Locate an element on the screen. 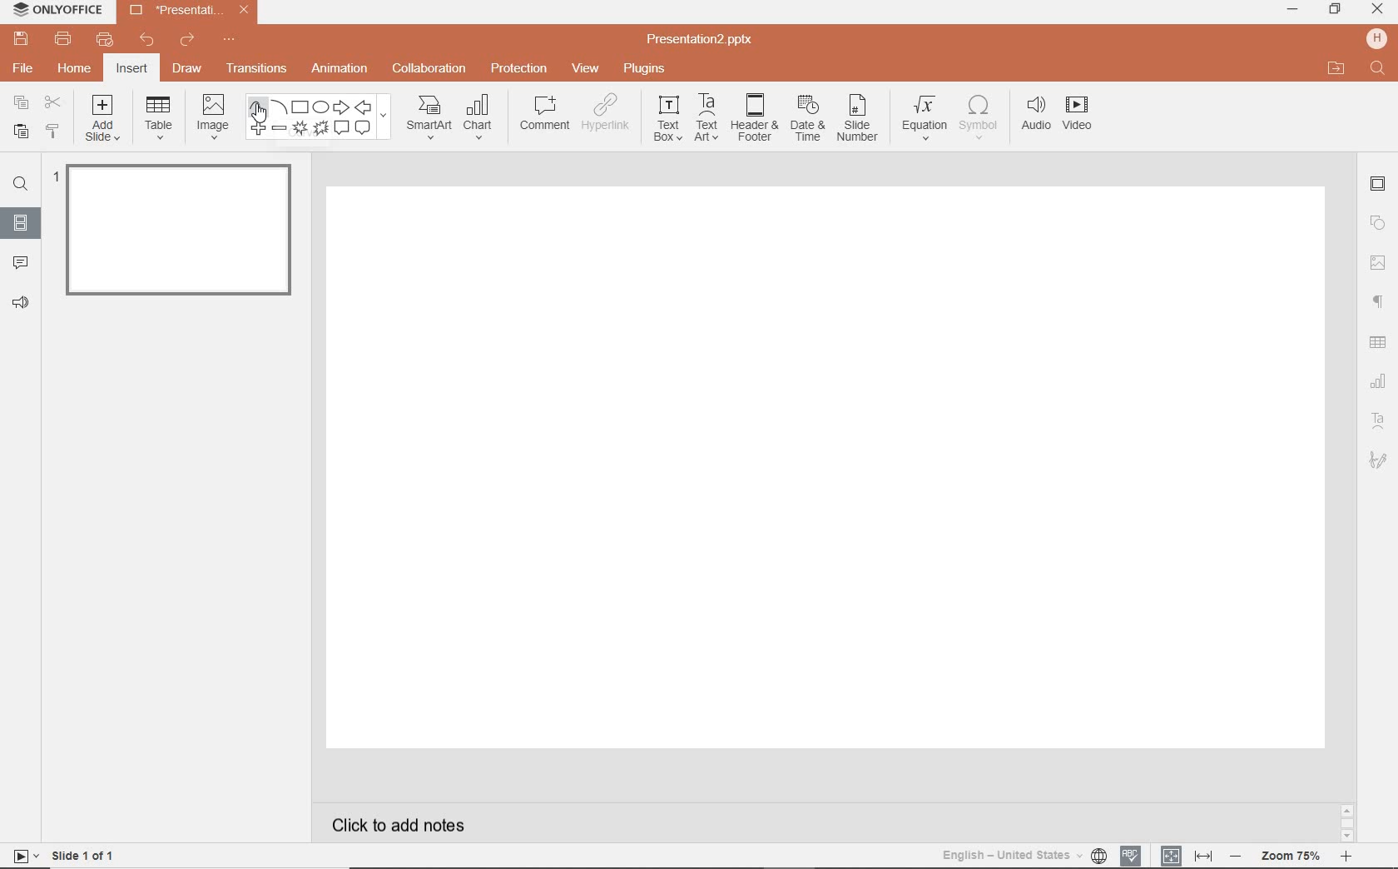  SHAPES is located at coordinates (321, 118).